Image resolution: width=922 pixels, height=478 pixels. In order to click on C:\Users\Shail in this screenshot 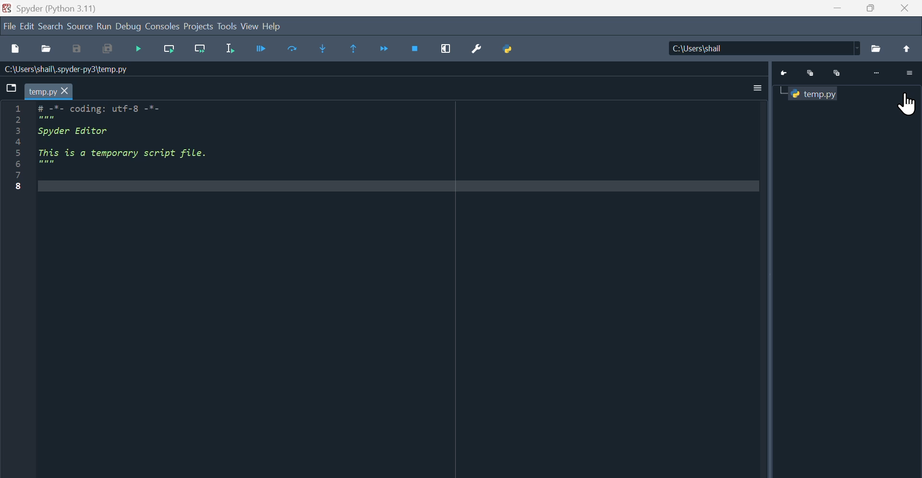, I will do `click(795, 48)`.